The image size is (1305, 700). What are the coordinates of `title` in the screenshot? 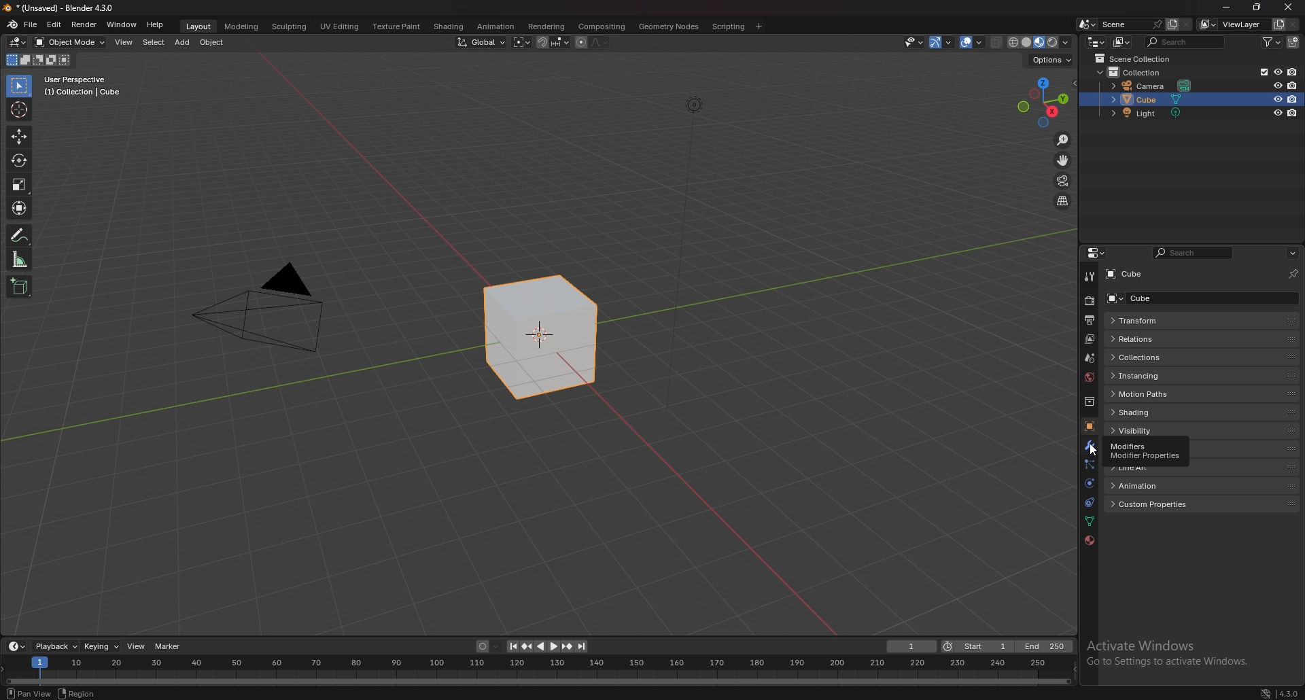 It's located at (58, 8).